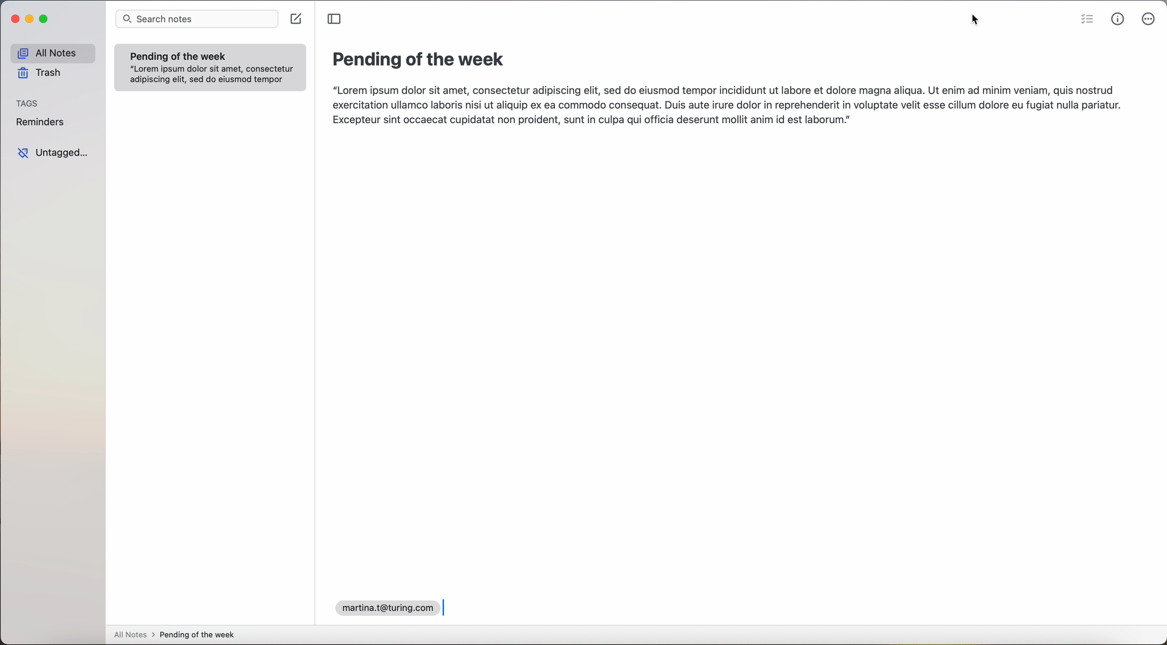 Image resolution: width=1167 pixels, height=645 pixels. I want to click on minimize app, so click(30, 19).